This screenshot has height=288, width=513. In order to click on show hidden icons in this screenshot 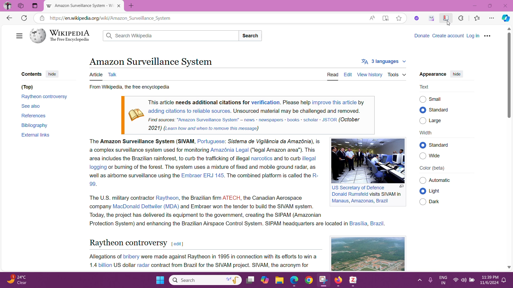, I will do `click(419, 280)`.